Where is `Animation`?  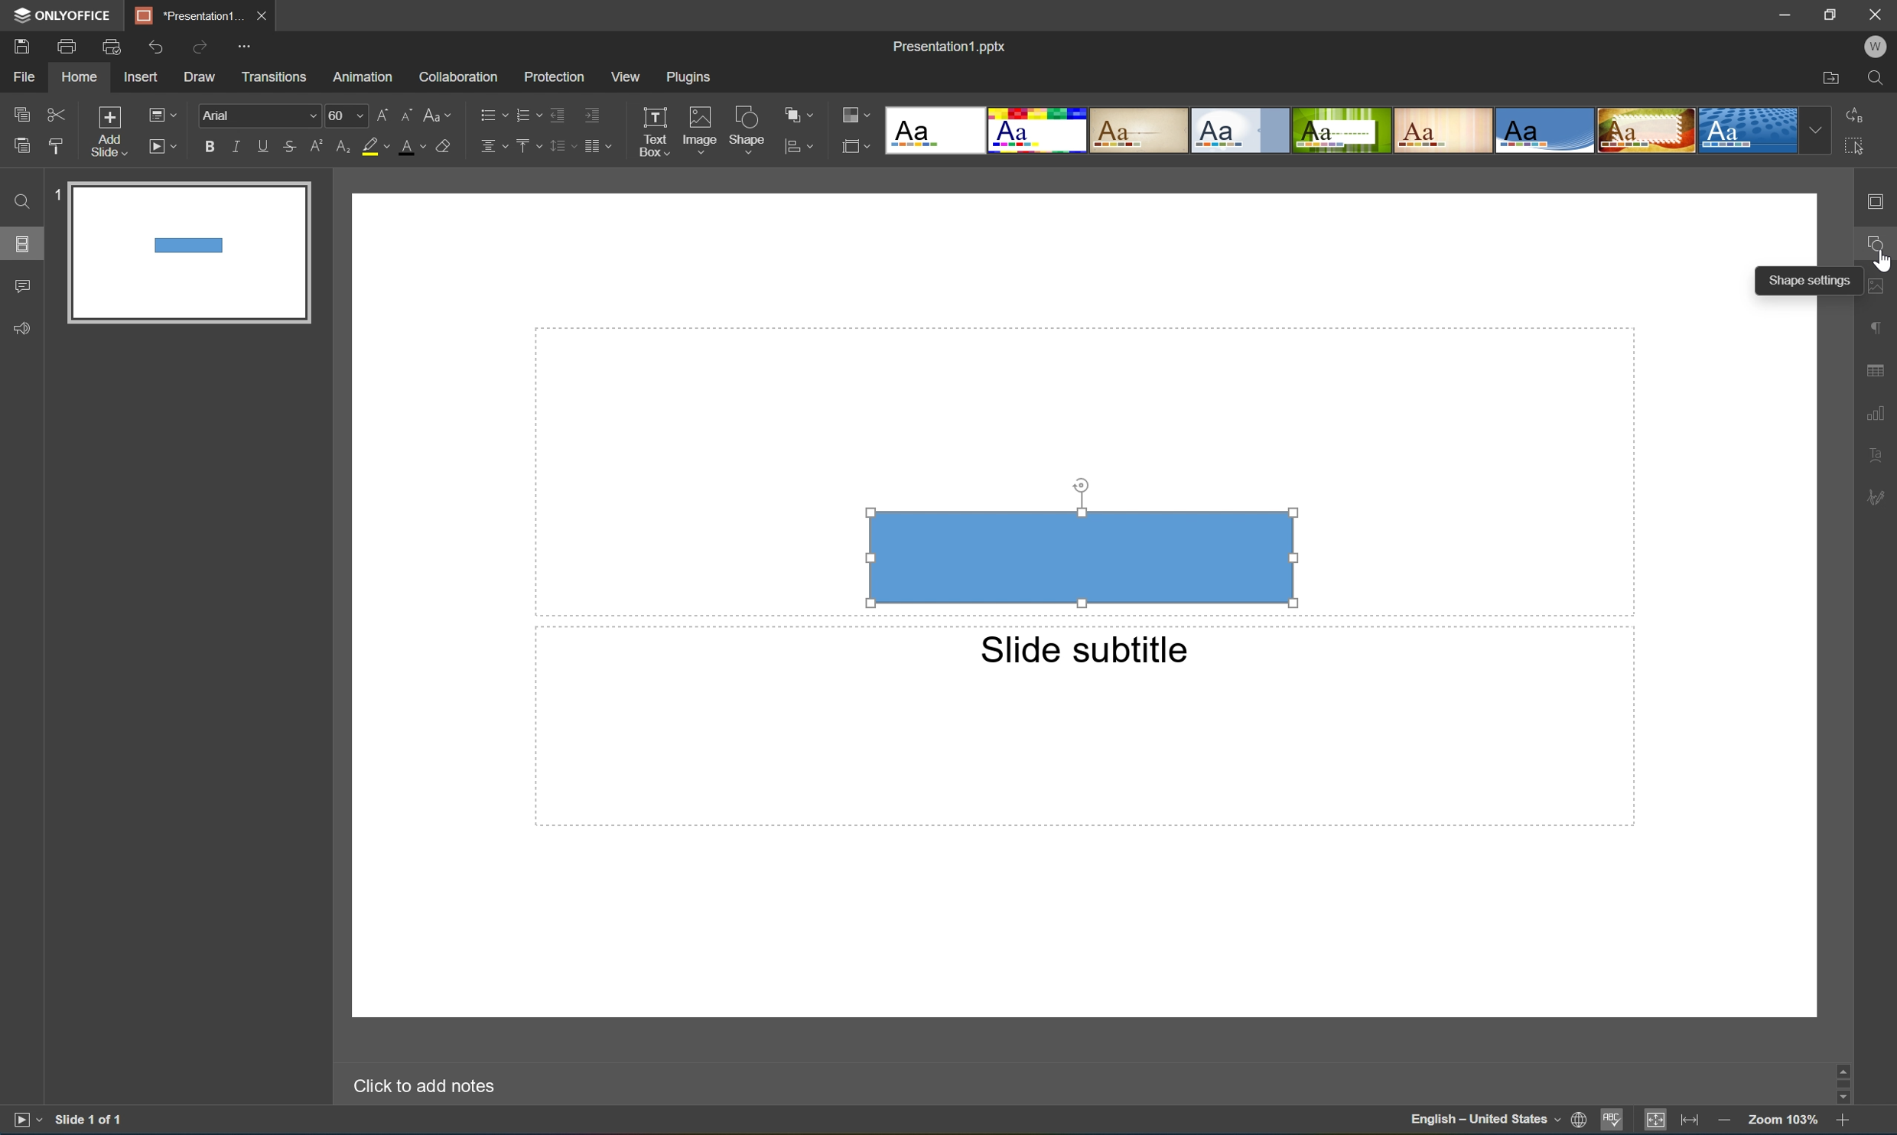 Animation is located at coordinates (366, 78).